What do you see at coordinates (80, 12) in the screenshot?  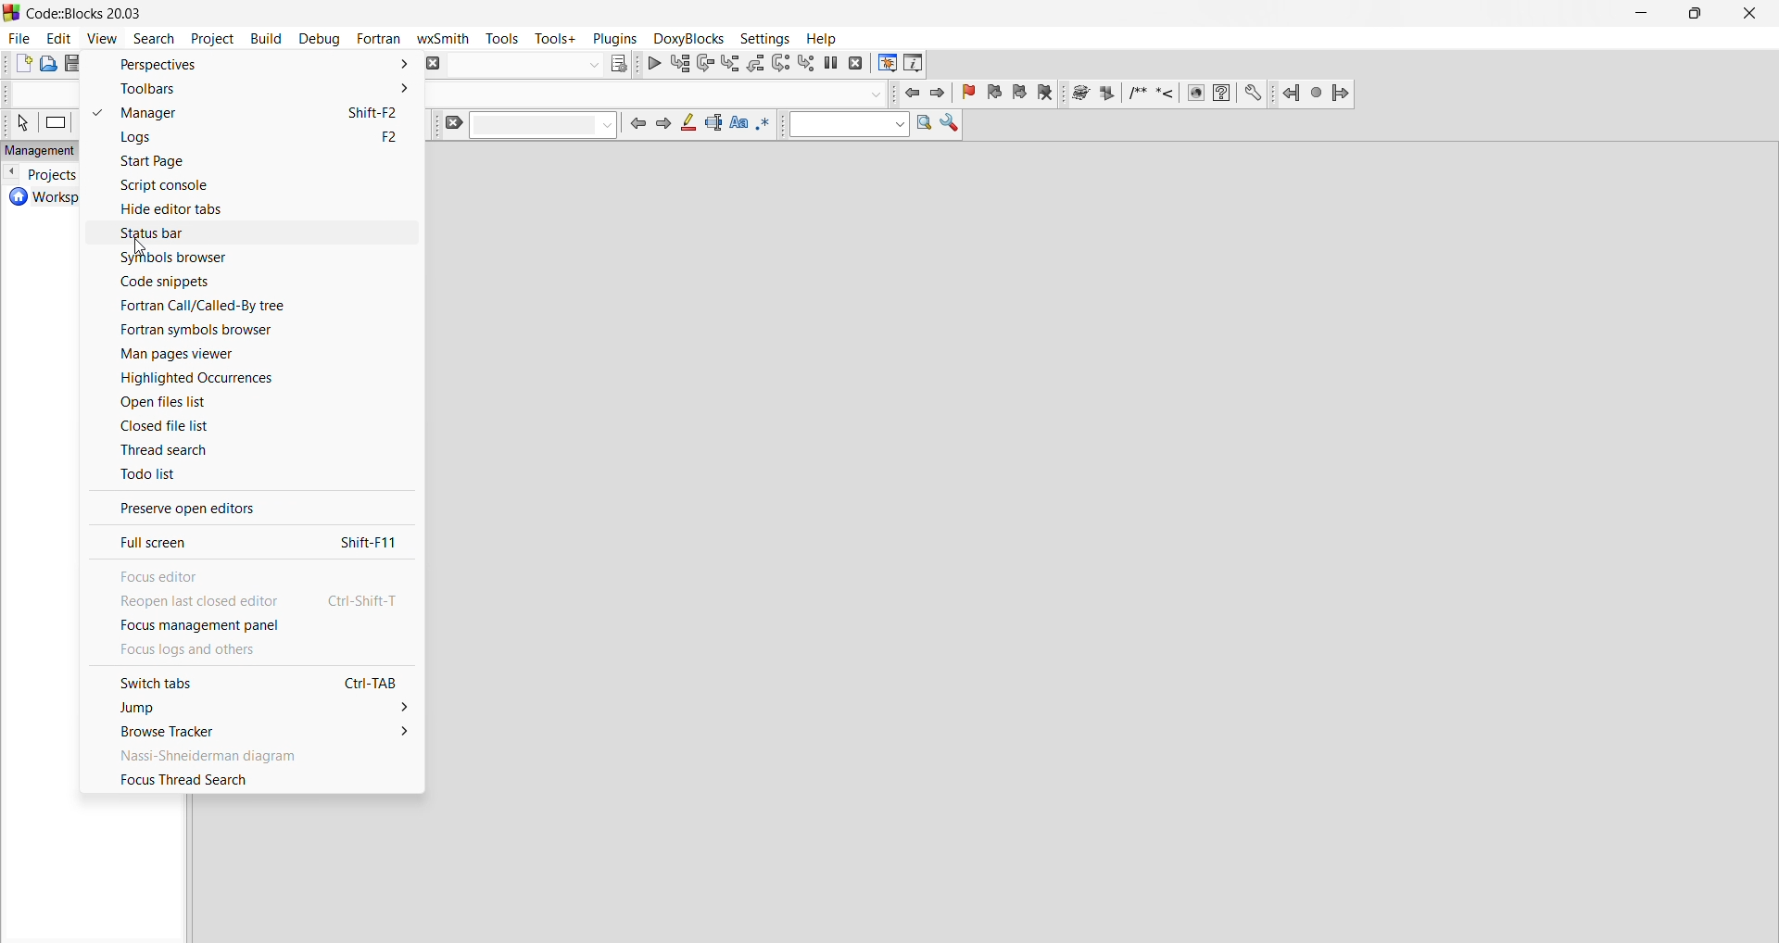 I see `Code::Blocks 20.03` at bounding box center [80, 12].